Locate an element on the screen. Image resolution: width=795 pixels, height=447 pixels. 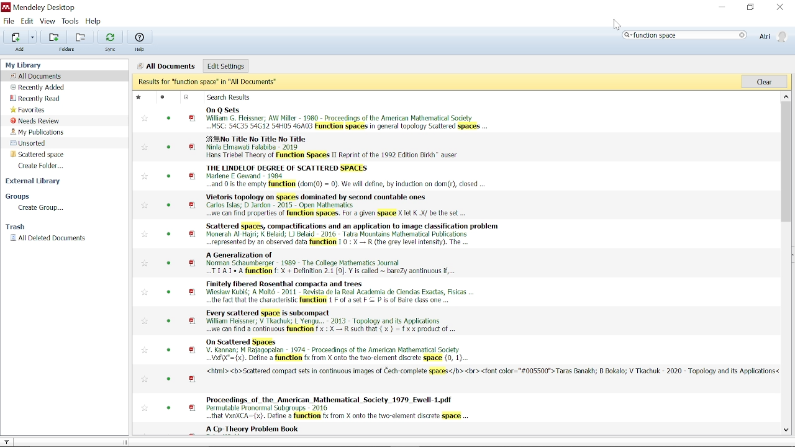
Remove folder is located at coordinates (83, 36).